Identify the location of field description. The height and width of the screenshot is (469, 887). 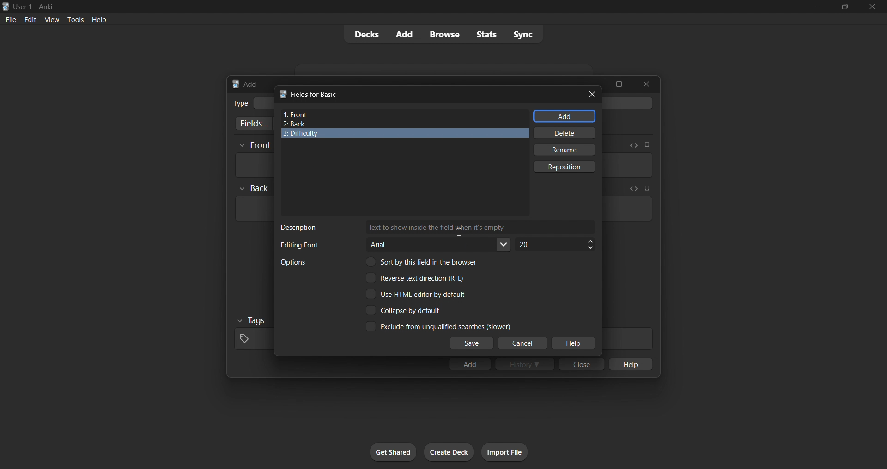
(480, 227).